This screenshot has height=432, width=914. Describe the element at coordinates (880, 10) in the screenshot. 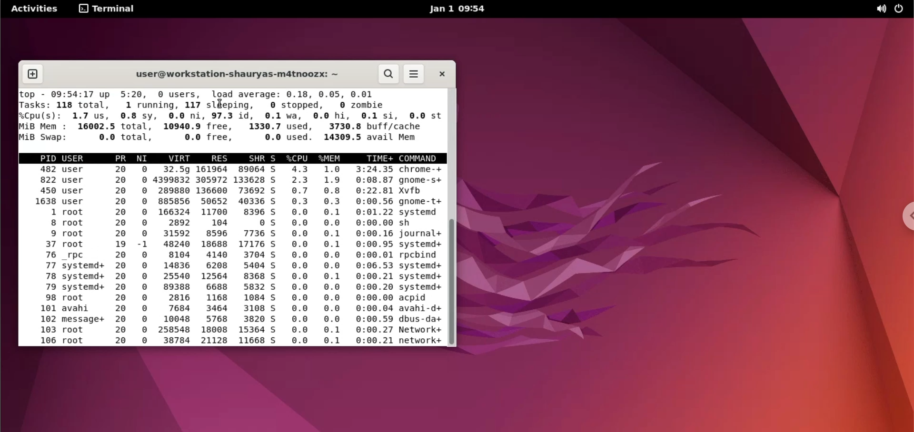

I see `sound options` at that location.